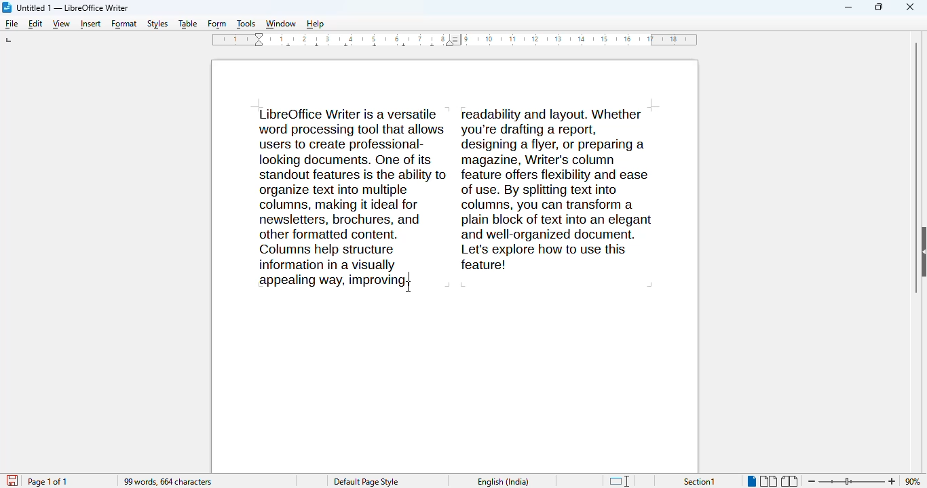  I want to click on zoom factor, so click(913, 481).